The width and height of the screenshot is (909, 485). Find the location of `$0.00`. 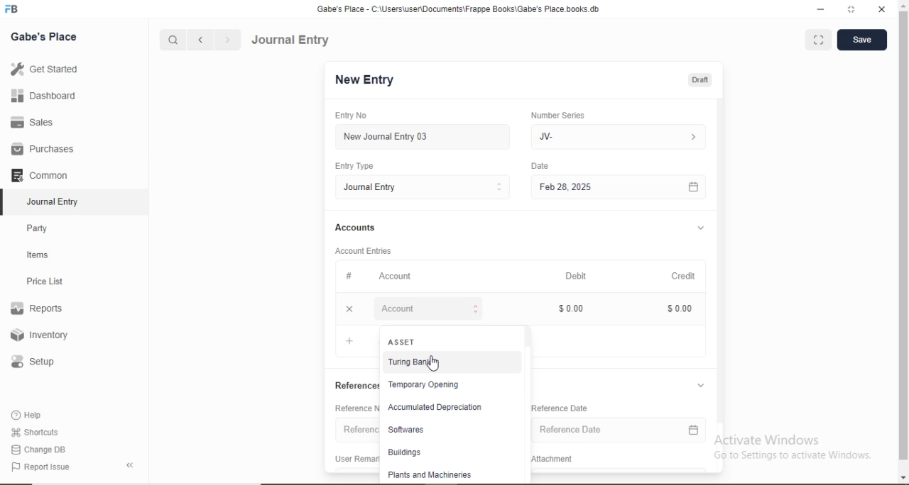

$0.00 is located at coordinates (572, 308).